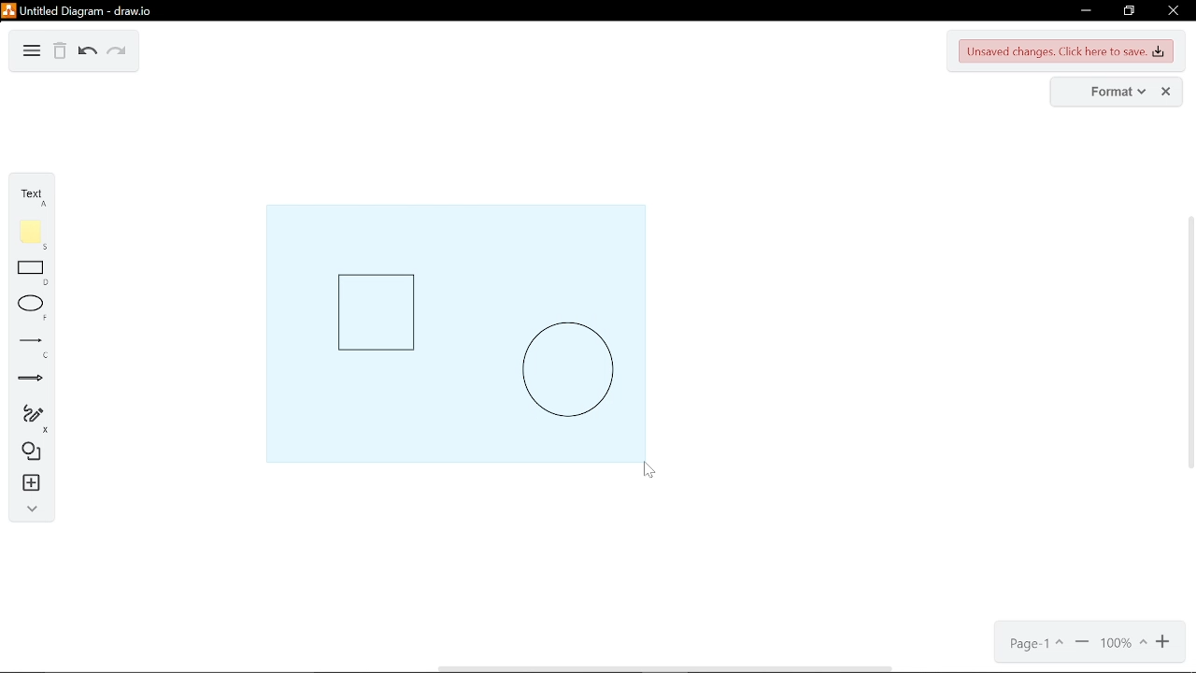 This screenshot has width=1196, height=673. I want to click on untitled diagram - draw.io, so click(88, 9).